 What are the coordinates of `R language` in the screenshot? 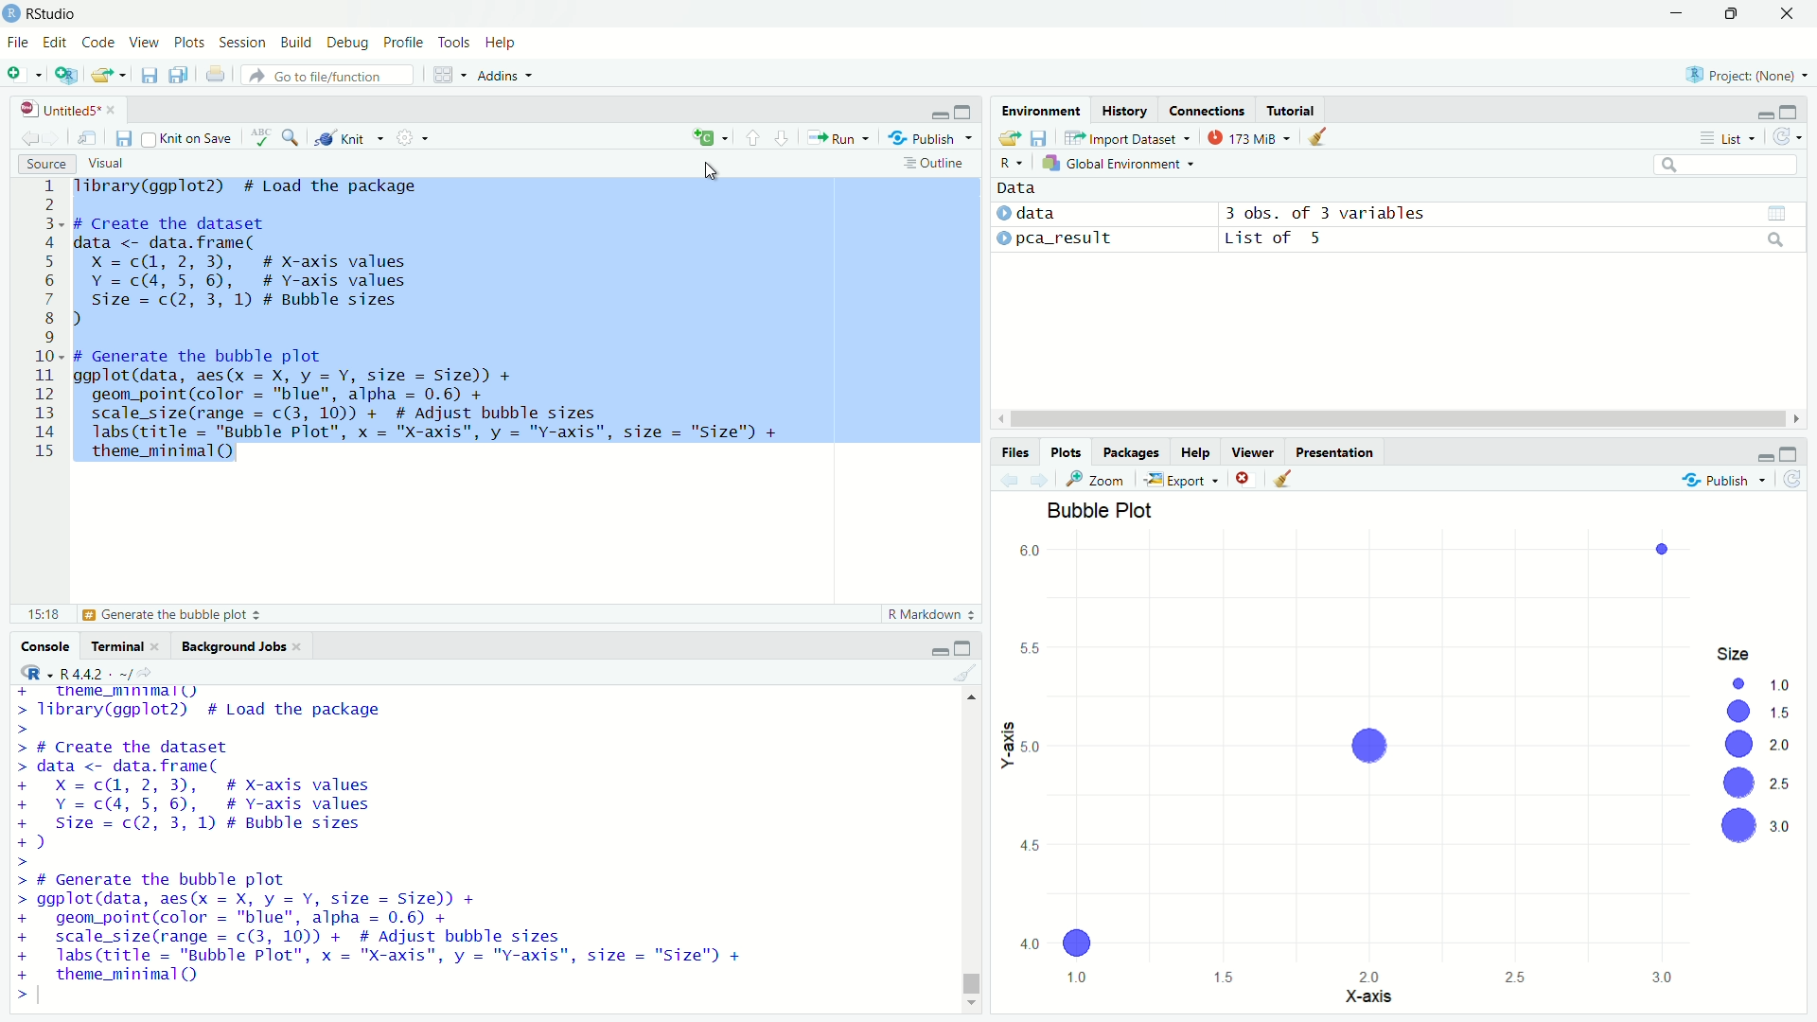 It's located at (31, 672).